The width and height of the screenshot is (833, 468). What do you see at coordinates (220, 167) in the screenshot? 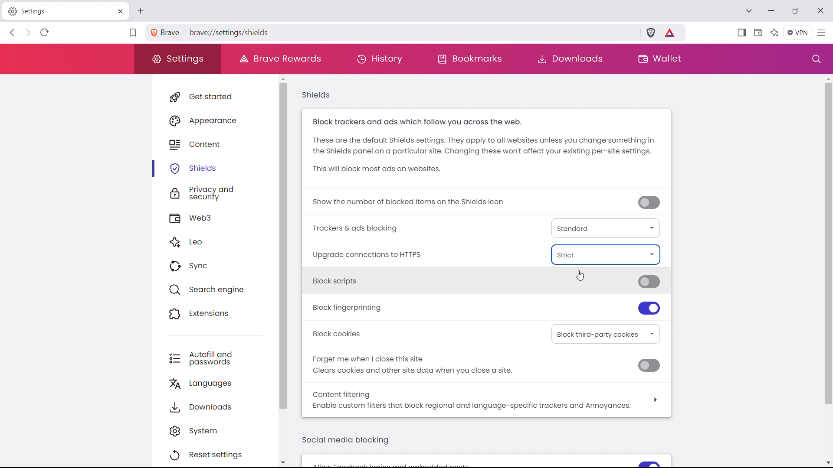
I see `shields` at bounding box center [220, 167].